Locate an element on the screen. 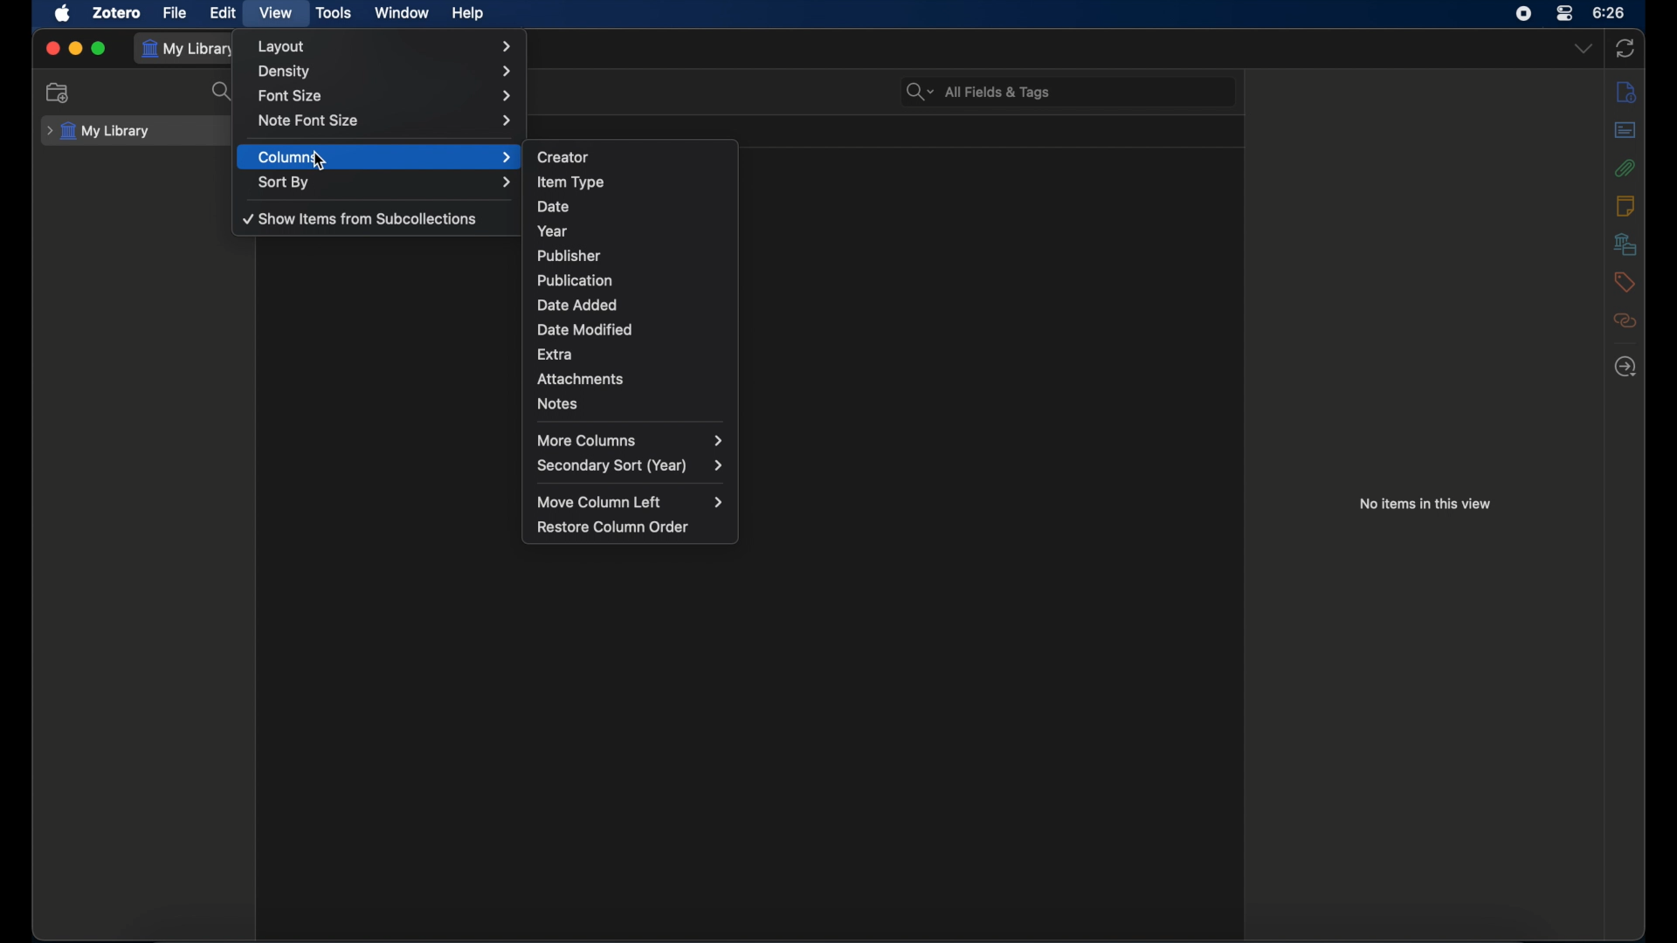 This screenshot has width=1677, height=943. note font size is located at coordinates (384, 120).